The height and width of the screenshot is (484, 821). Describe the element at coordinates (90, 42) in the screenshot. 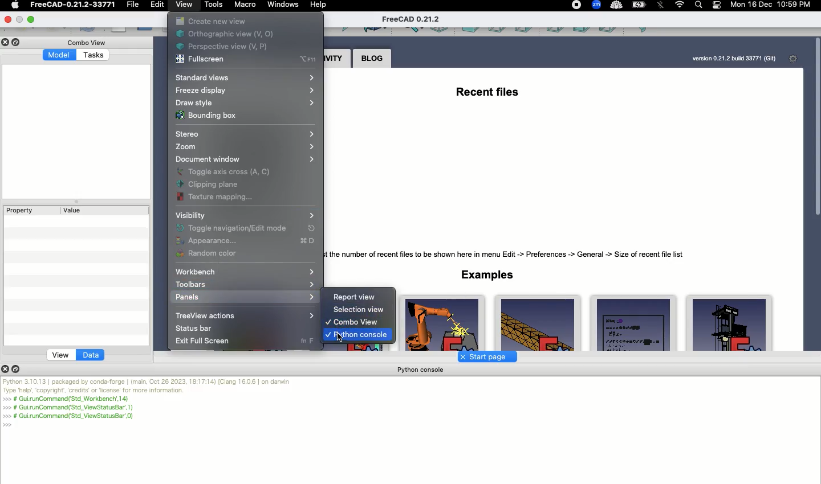

I see `Combo view` at that location.